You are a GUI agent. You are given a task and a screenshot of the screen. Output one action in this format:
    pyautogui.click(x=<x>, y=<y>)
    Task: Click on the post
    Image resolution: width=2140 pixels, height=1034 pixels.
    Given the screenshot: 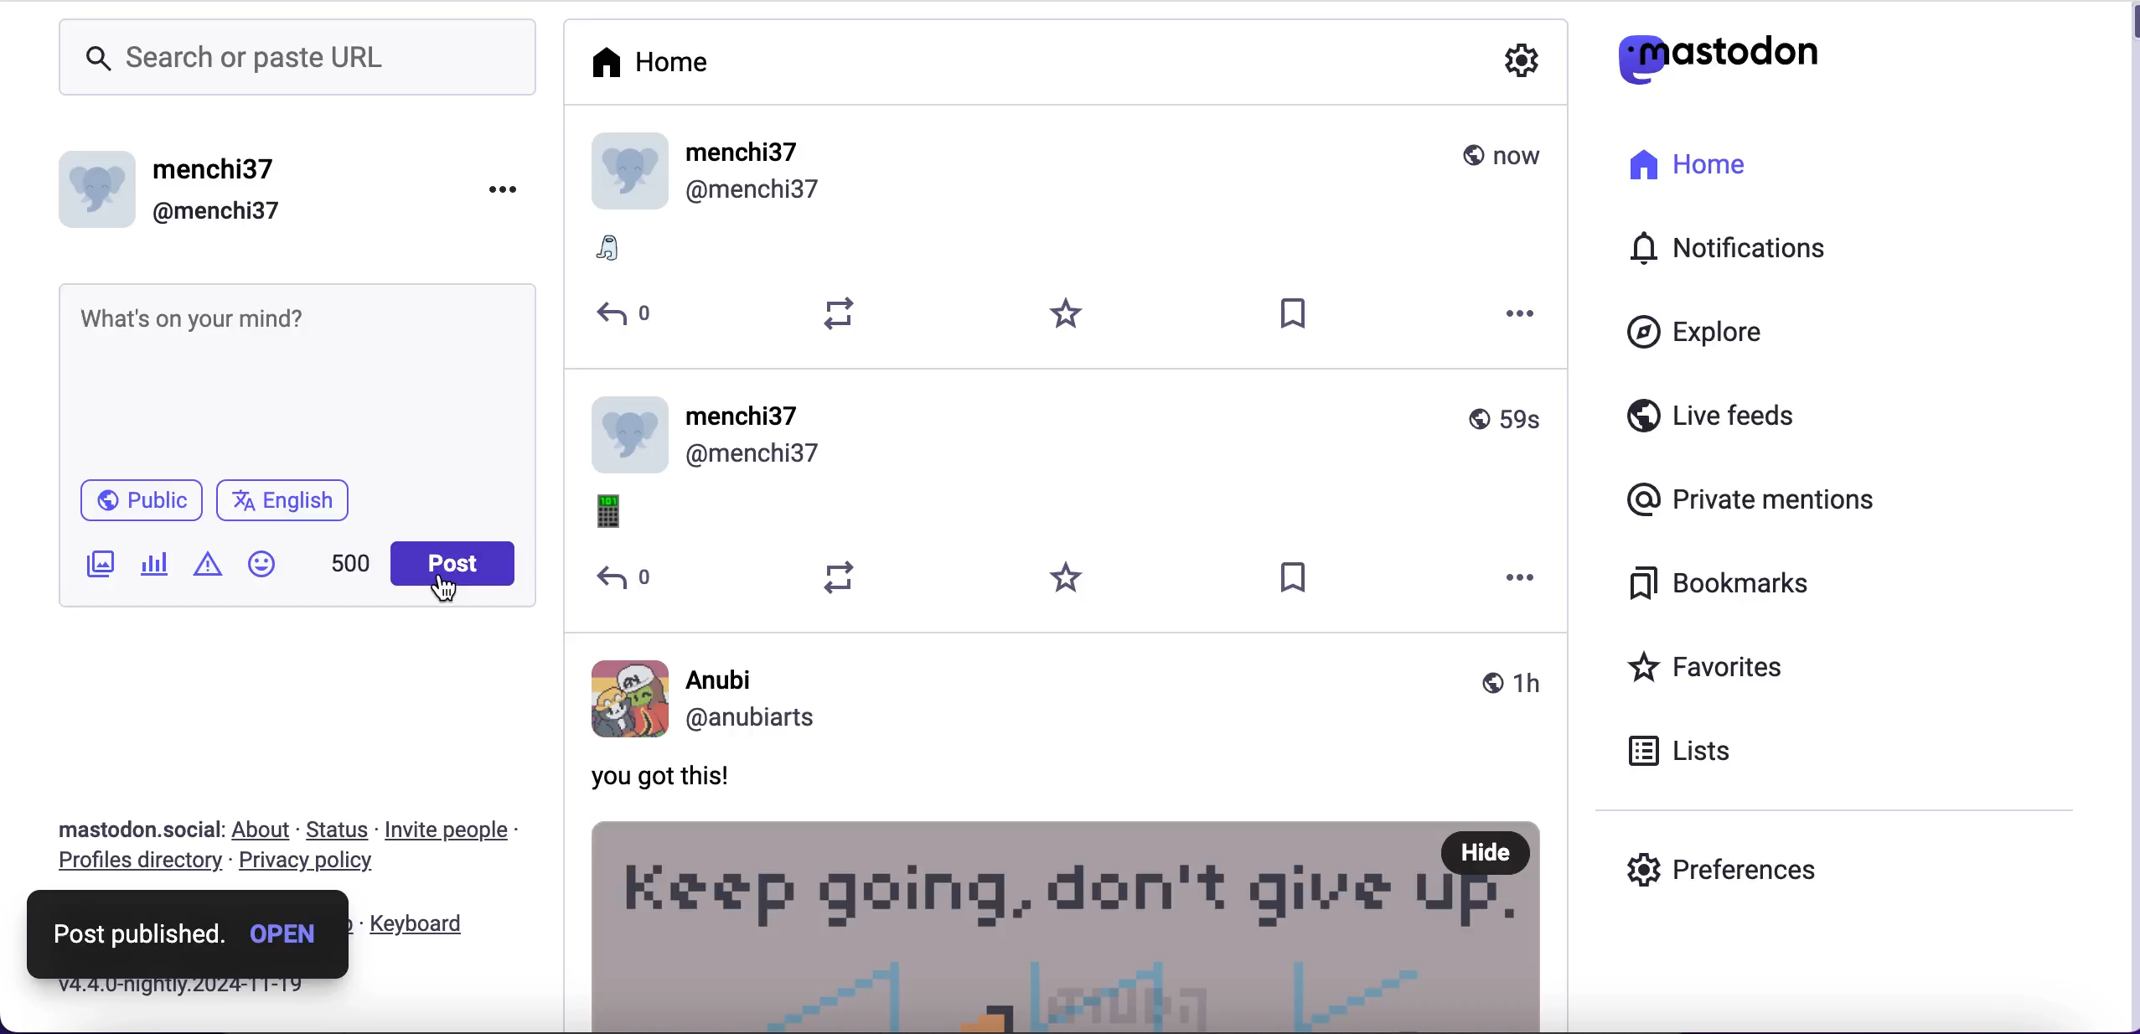 What is the action you would take?
    pyautogui.click(x=1072, y=924)
    